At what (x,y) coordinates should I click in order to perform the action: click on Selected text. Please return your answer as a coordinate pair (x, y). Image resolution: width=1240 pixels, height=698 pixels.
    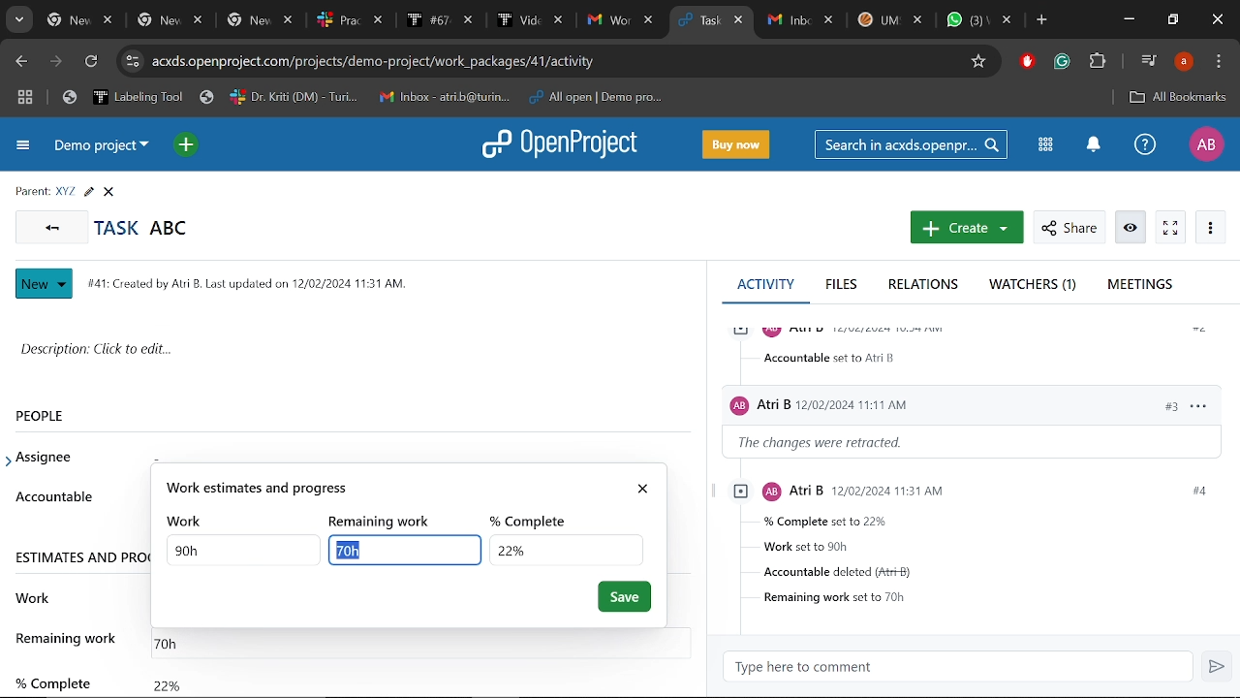
    Looking at the image, I should click on (402, 549).